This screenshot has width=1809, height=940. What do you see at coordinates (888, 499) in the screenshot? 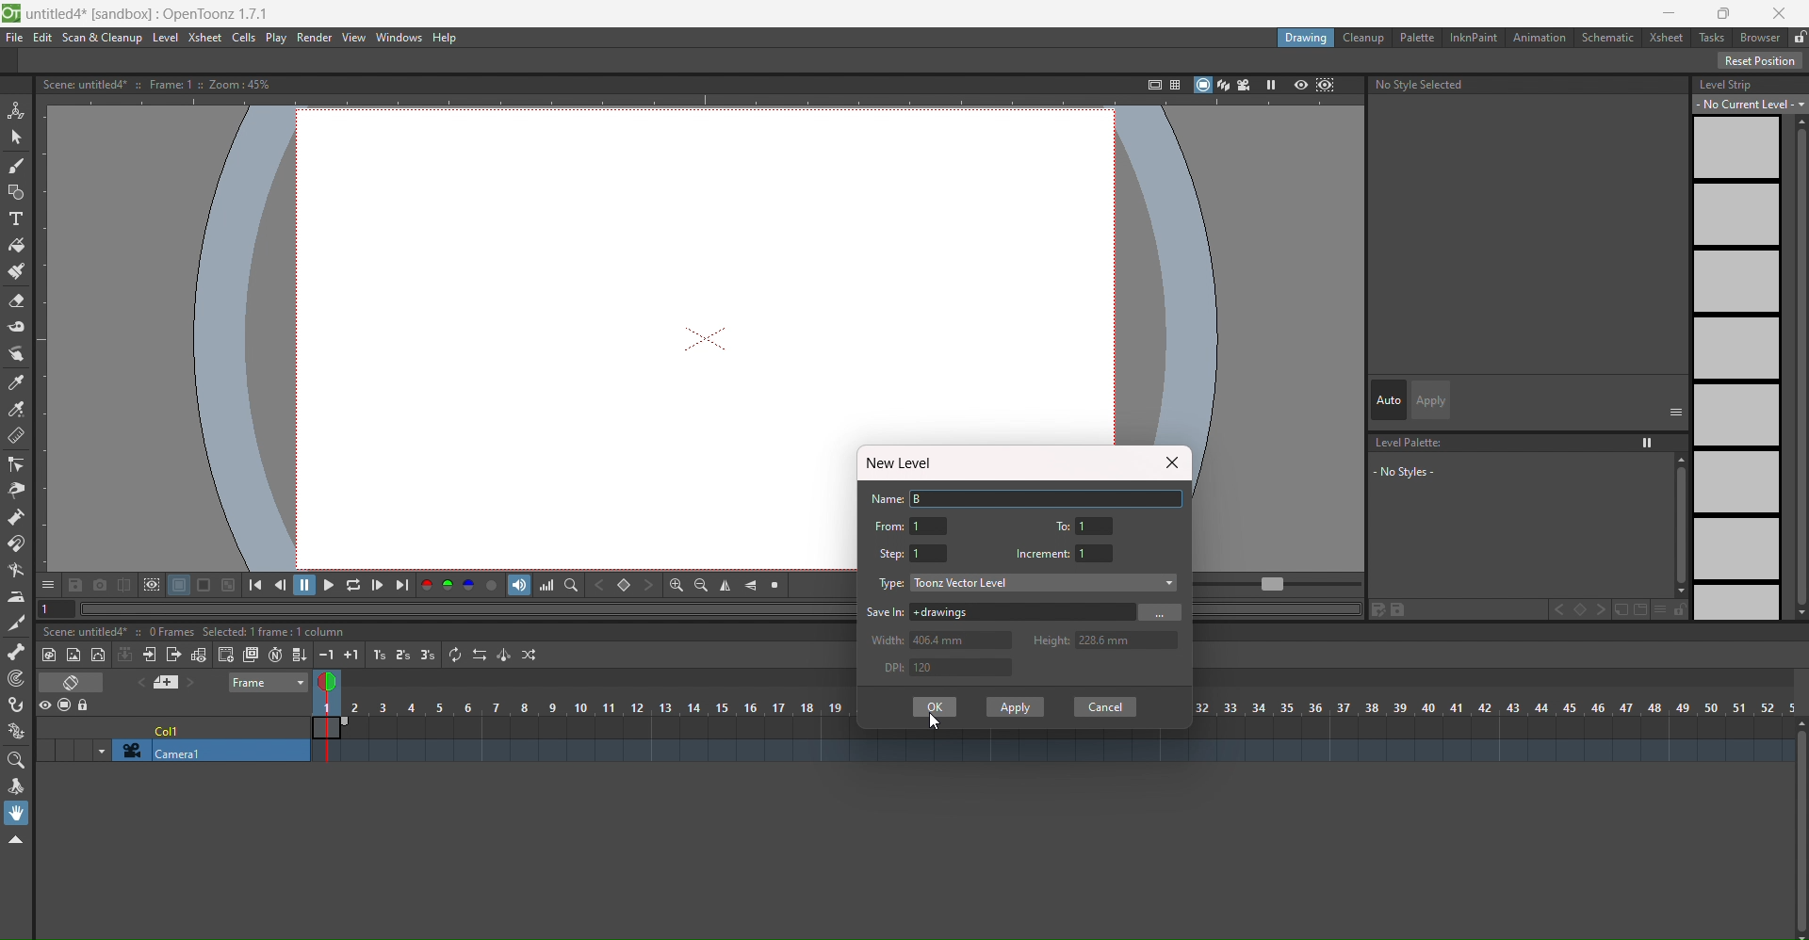
I see `name` at bounding box center [888, 499].